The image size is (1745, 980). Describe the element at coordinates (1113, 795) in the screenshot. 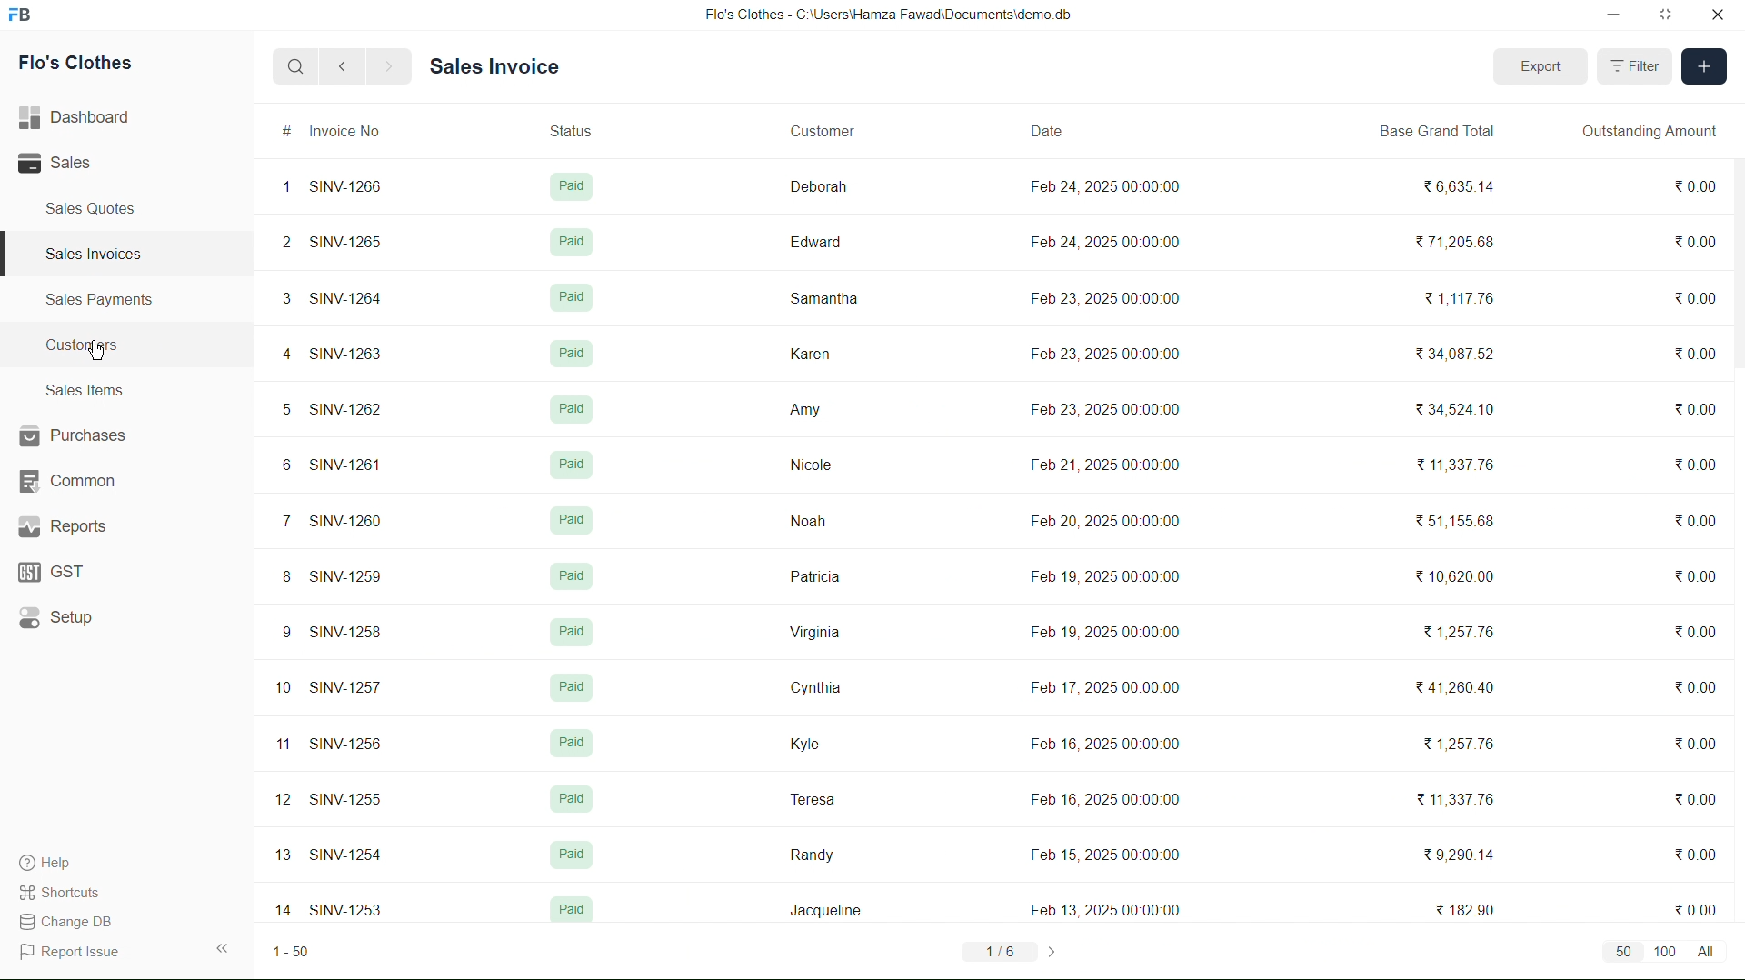

I see `Feb 16, 2025 00:00:00` at that location.